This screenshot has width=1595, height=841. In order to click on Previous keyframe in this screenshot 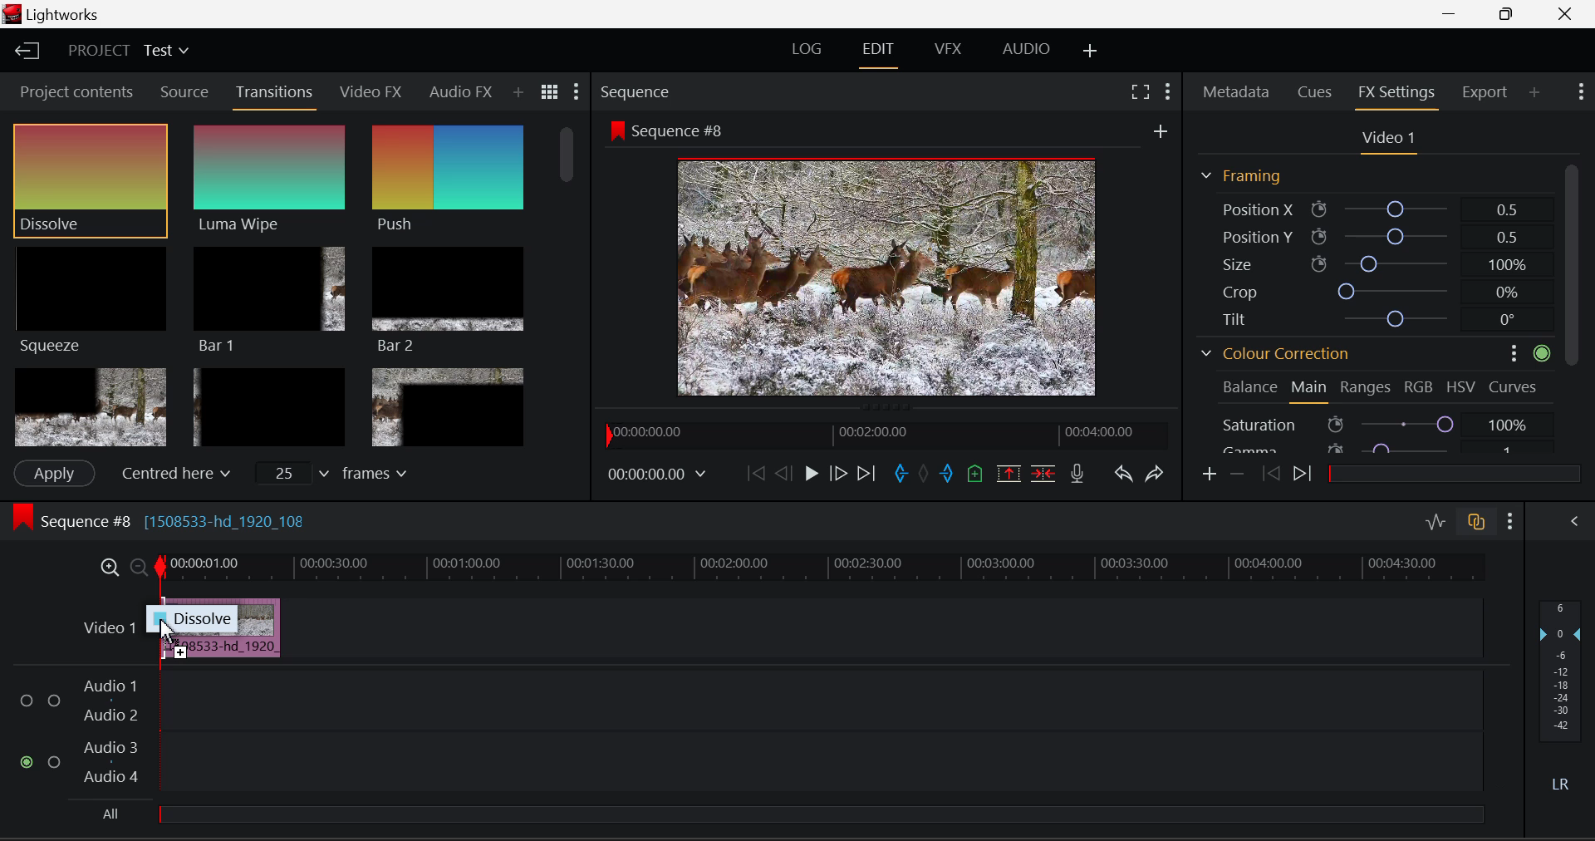, I will do `click(1270, 475)`.